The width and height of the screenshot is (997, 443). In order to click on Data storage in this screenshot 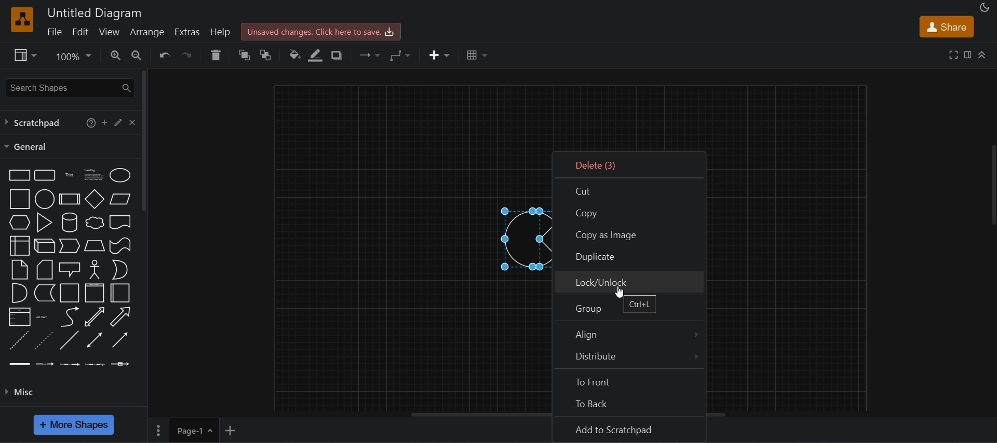, I will do `click(44, 293)`.